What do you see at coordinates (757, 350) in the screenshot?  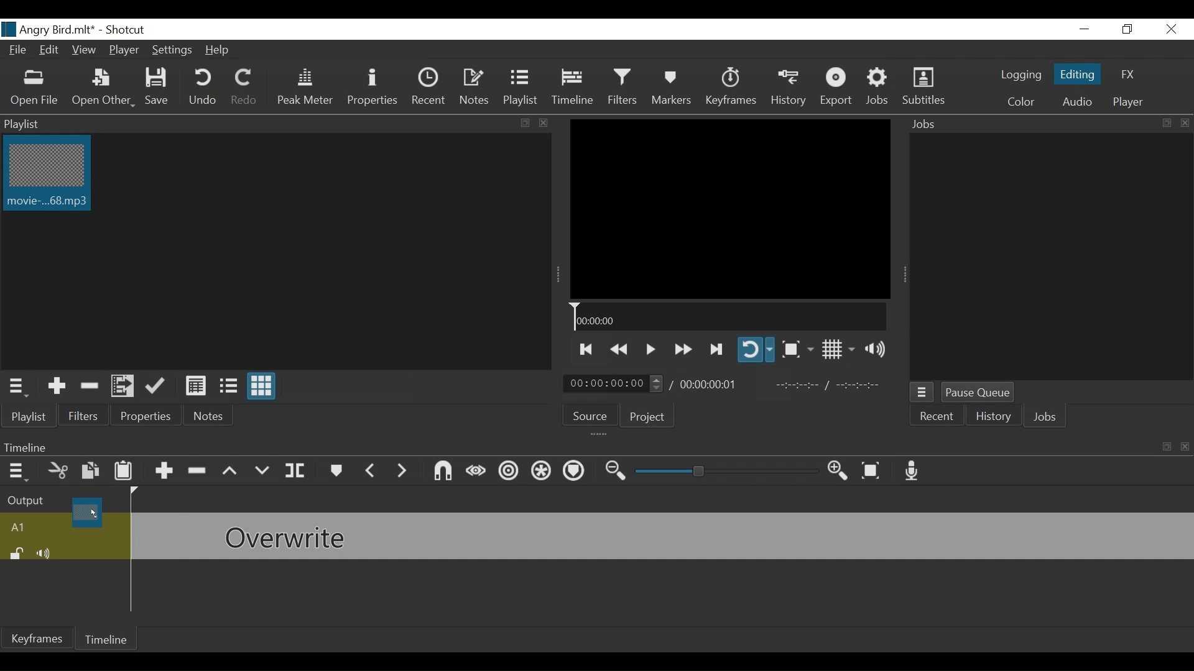 I see `Toggle player on looping` at bounding box center [757, 350].